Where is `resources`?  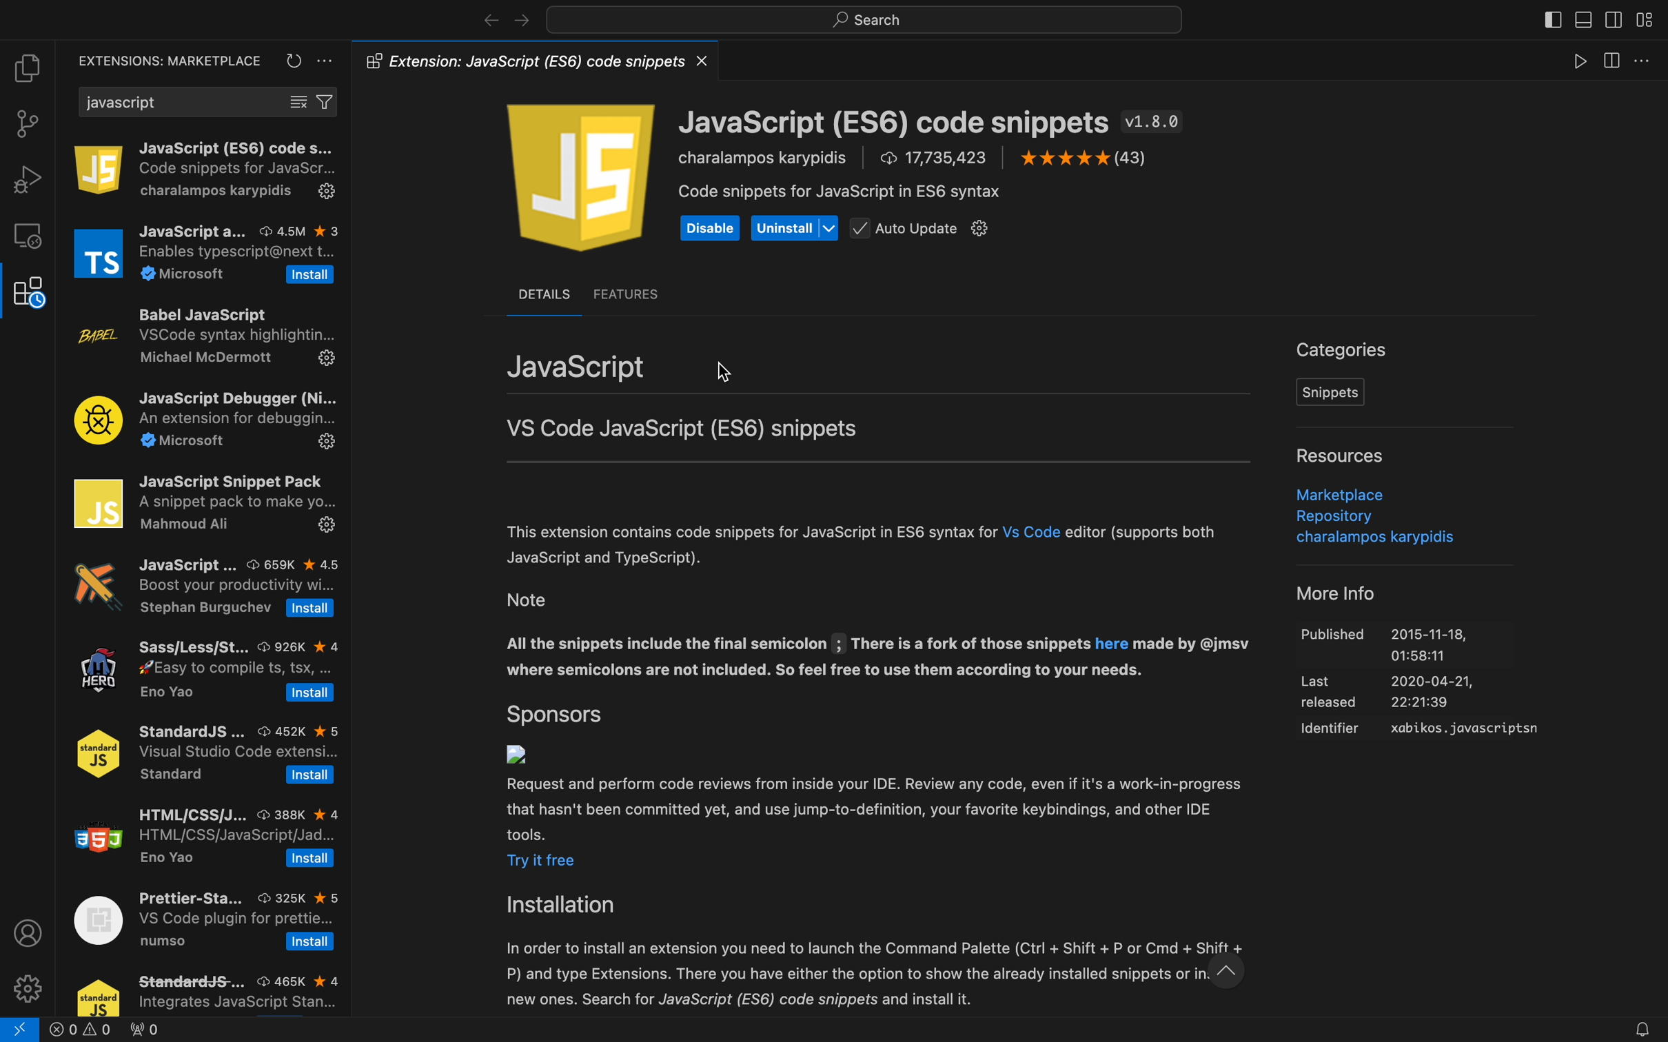 resources is located at coordinates (1339, 453).